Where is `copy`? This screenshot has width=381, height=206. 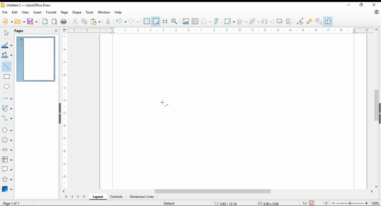
copy is located at coordinates (85, 21).